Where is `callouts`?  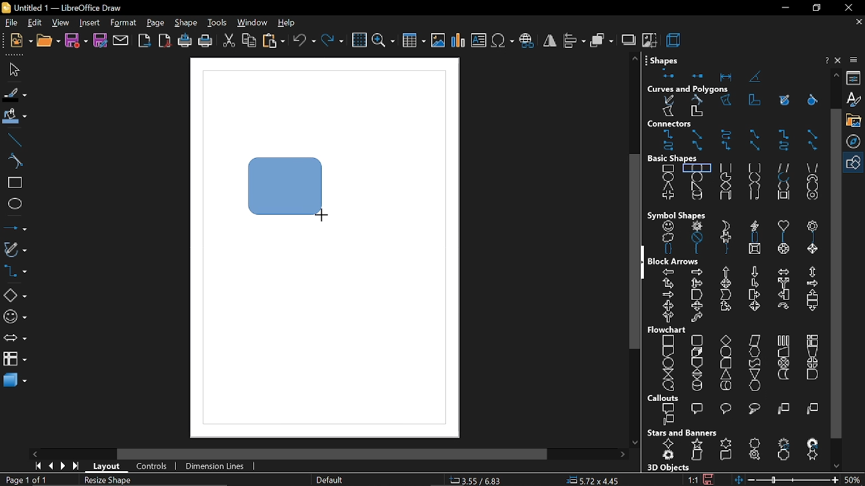 callouts is located at coordinates (666, 398).